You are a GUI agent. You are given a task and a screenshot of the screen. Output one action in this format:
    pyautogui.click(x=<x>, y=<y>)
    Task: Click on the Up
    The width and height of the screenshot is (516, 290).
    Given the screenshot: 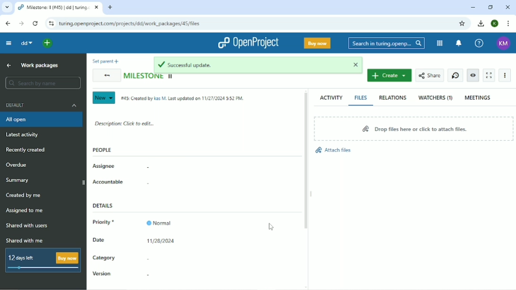 What is the action you would take?
    pyautogui.click(x=9, y=65)
    